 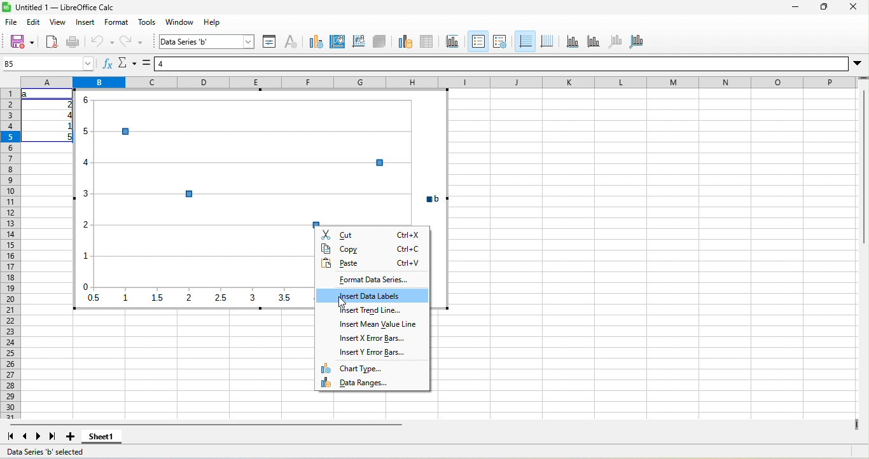 I want to click on view, so click(x=58, y=22).